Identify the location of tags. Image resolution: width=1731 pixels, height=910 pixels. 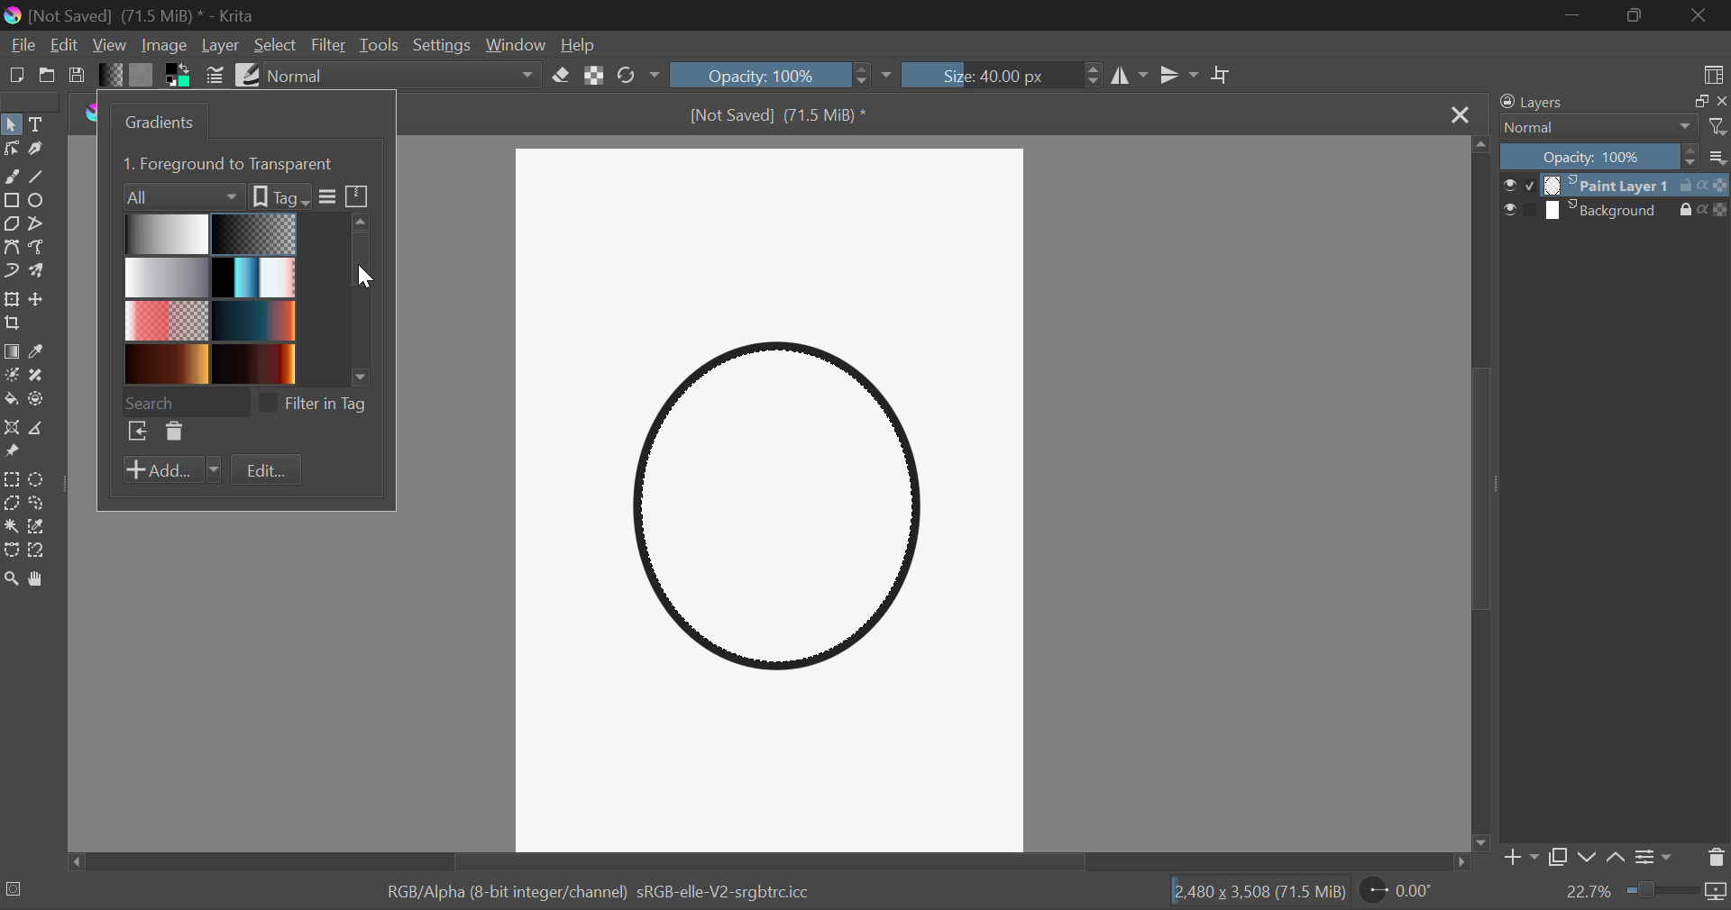
(281, 197).